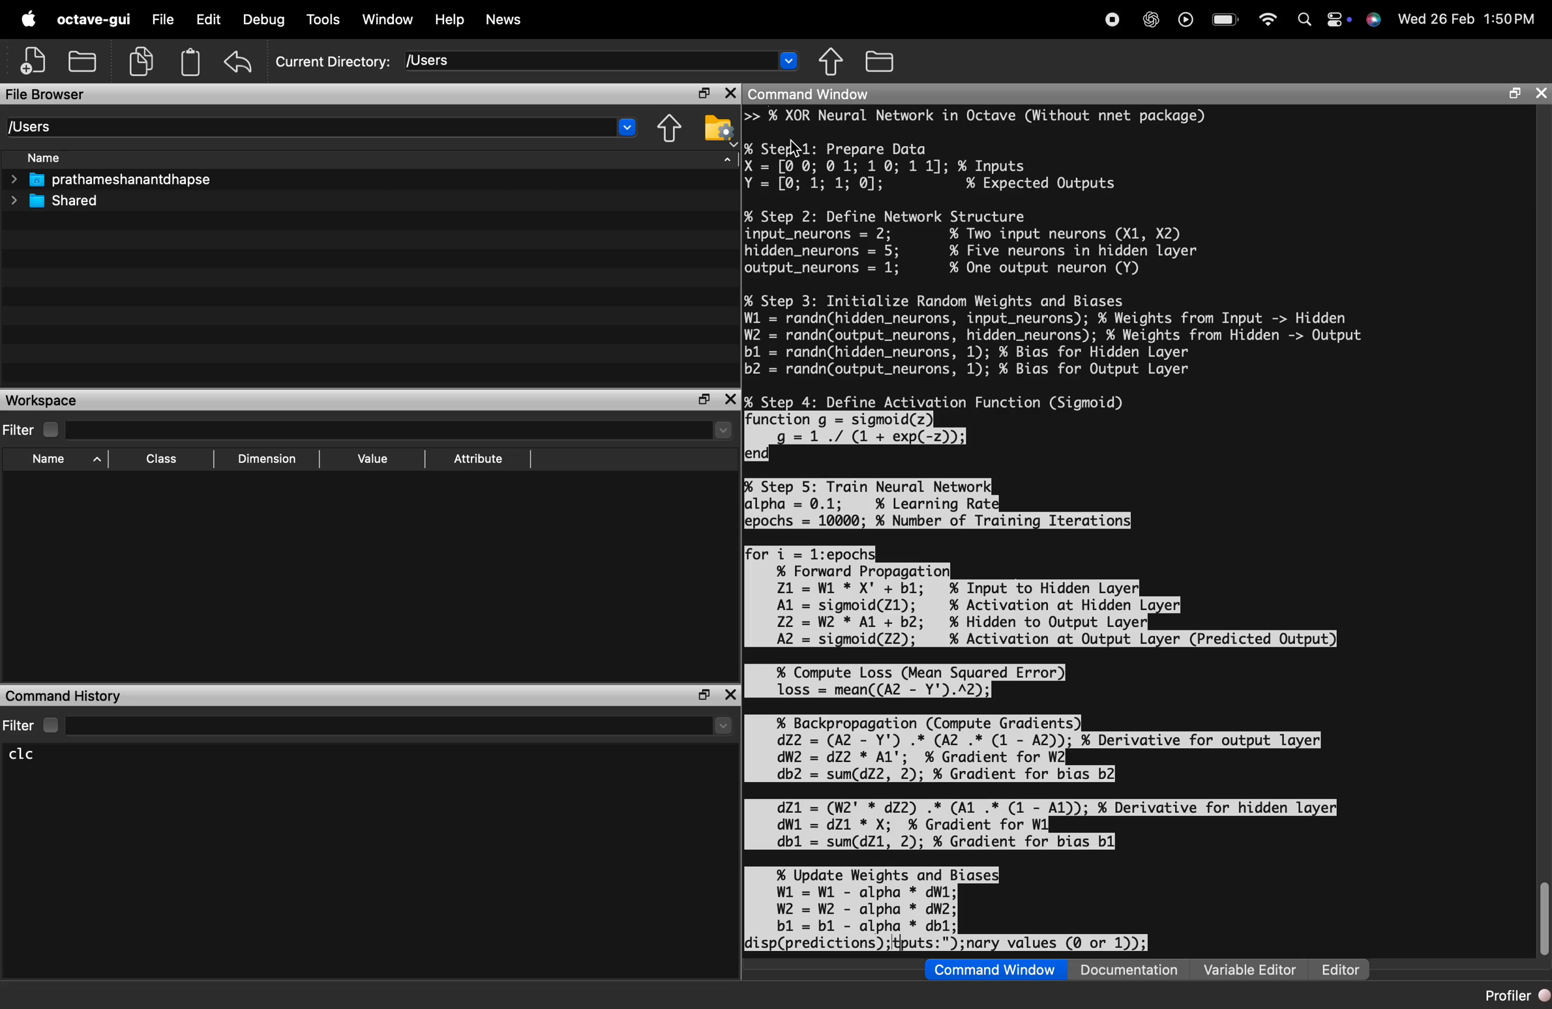  What do you see at coordinates (1341, 969) in the screenshot?
I see `Editor` at bounding box center [1341, 969].